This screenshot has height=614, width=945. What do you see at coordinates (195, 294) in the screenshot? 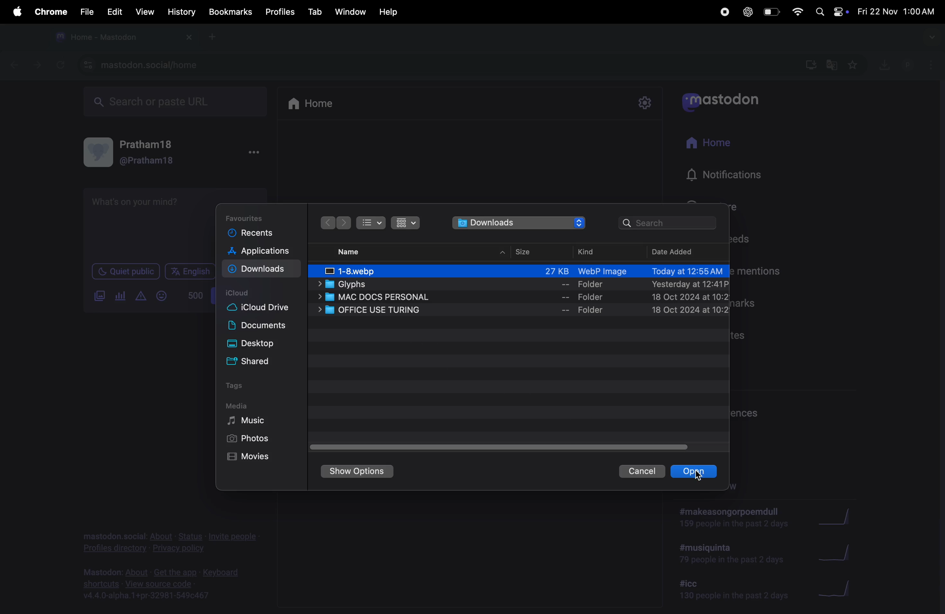
I see `500 word limit` at bounding box center [195, 294].